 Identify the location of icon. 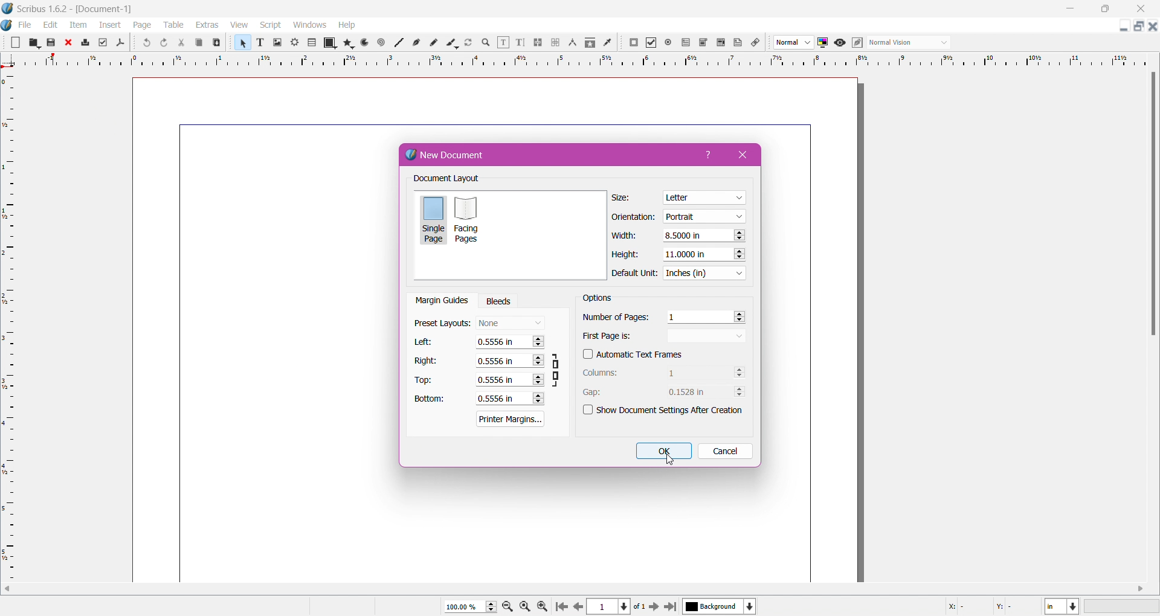
(517, 43).